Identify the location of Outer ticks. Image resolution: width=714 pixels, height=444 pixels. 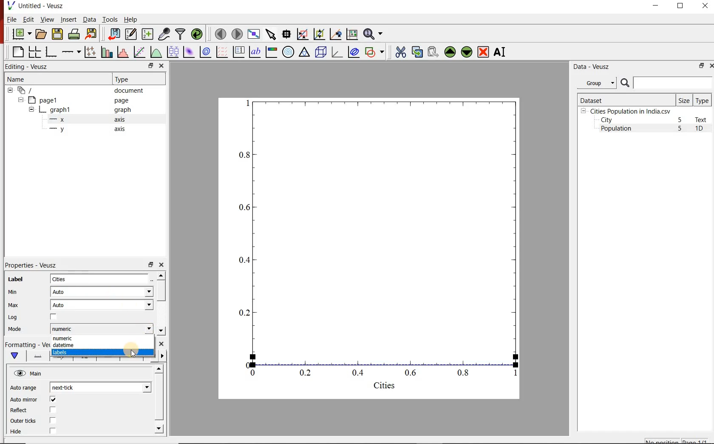
(23, 421).